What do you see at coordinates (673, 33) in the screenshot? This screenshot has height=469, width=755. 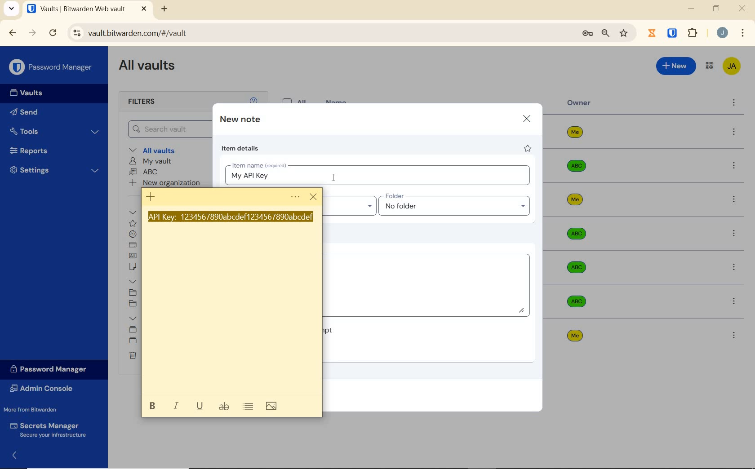 I see `BITWARDEN` at bounding box center [673, 33].